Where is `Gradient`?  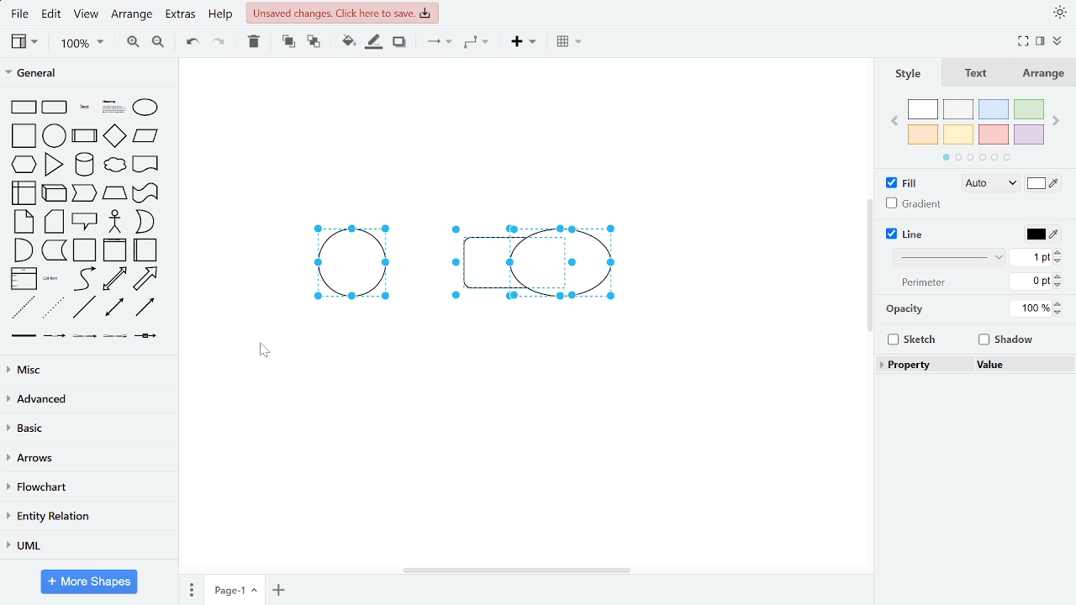 Gradient is located at coordinates (910, 203).